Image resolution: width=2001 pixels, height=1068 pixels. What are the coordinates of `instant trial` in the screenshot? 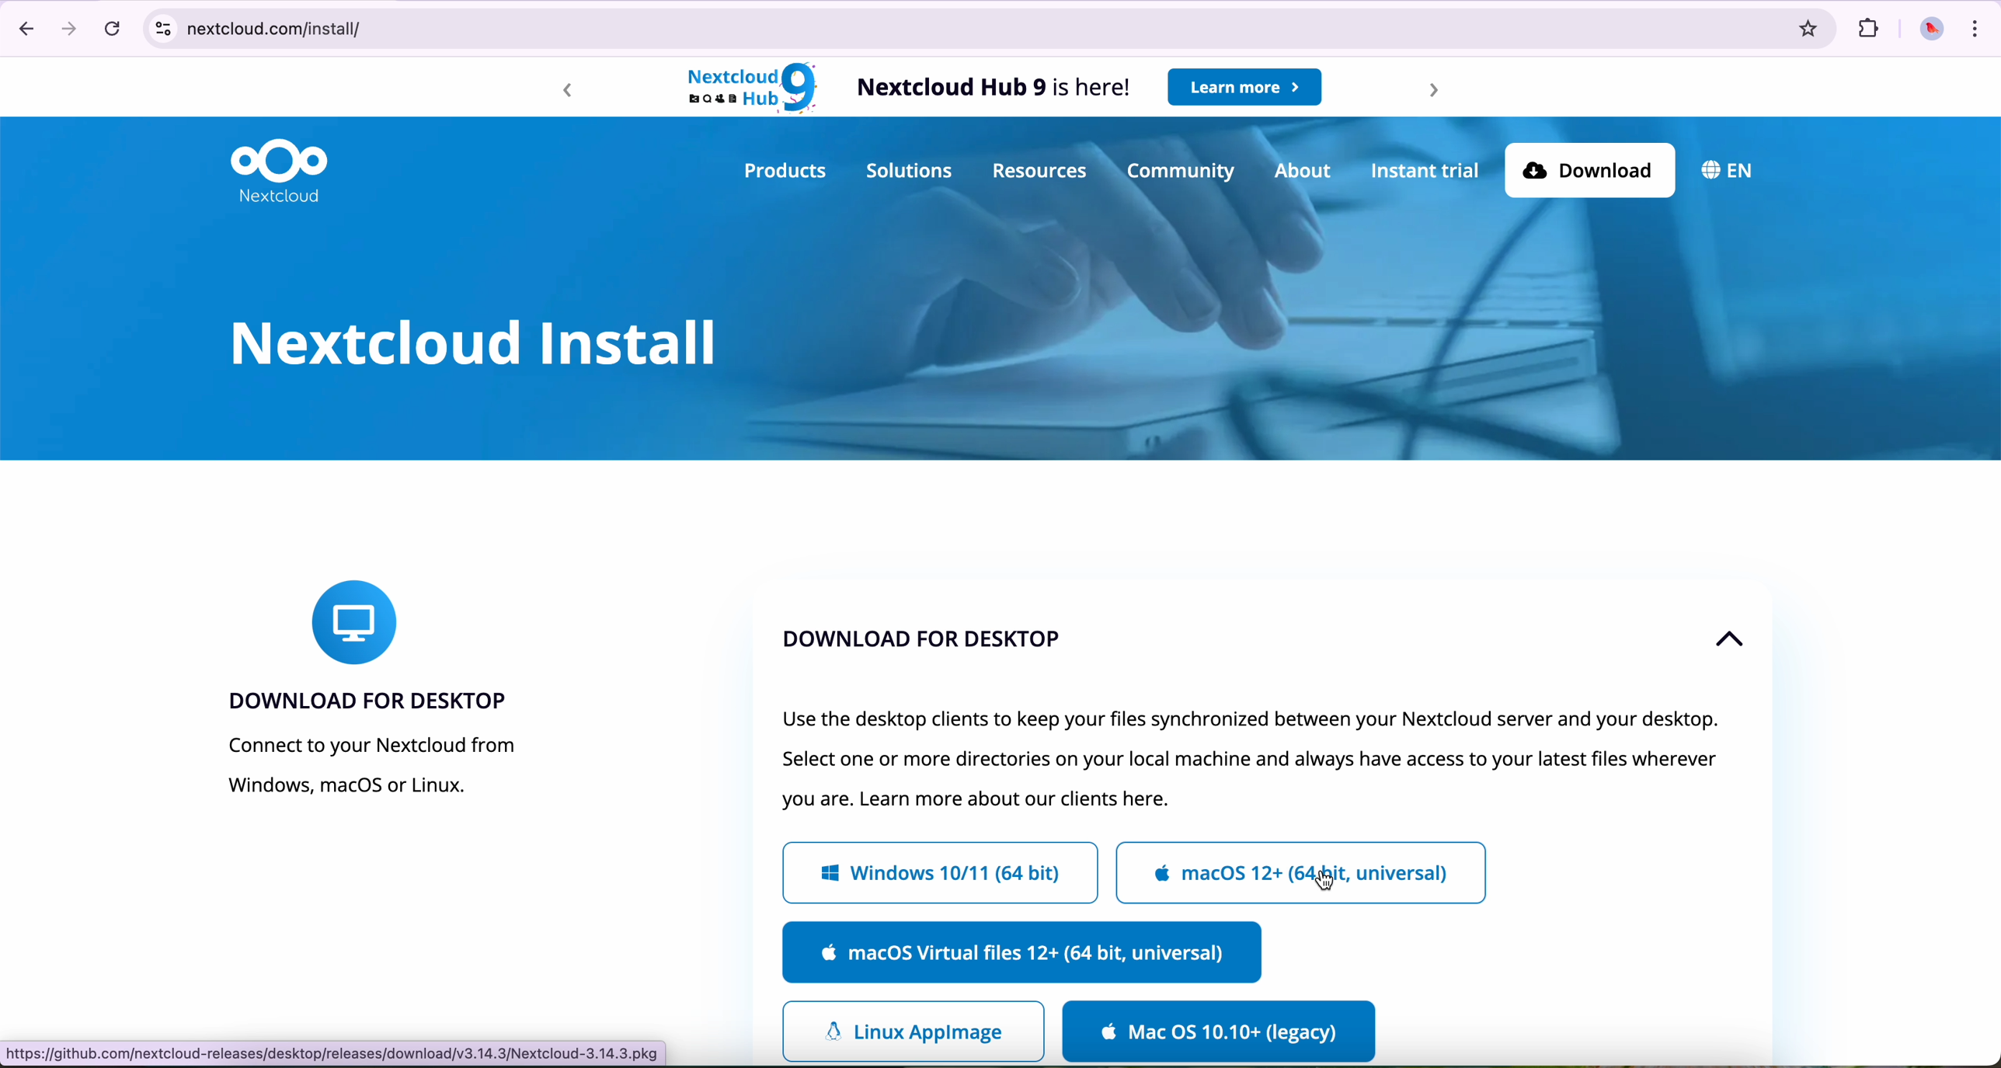 It's located at (1427, 172).